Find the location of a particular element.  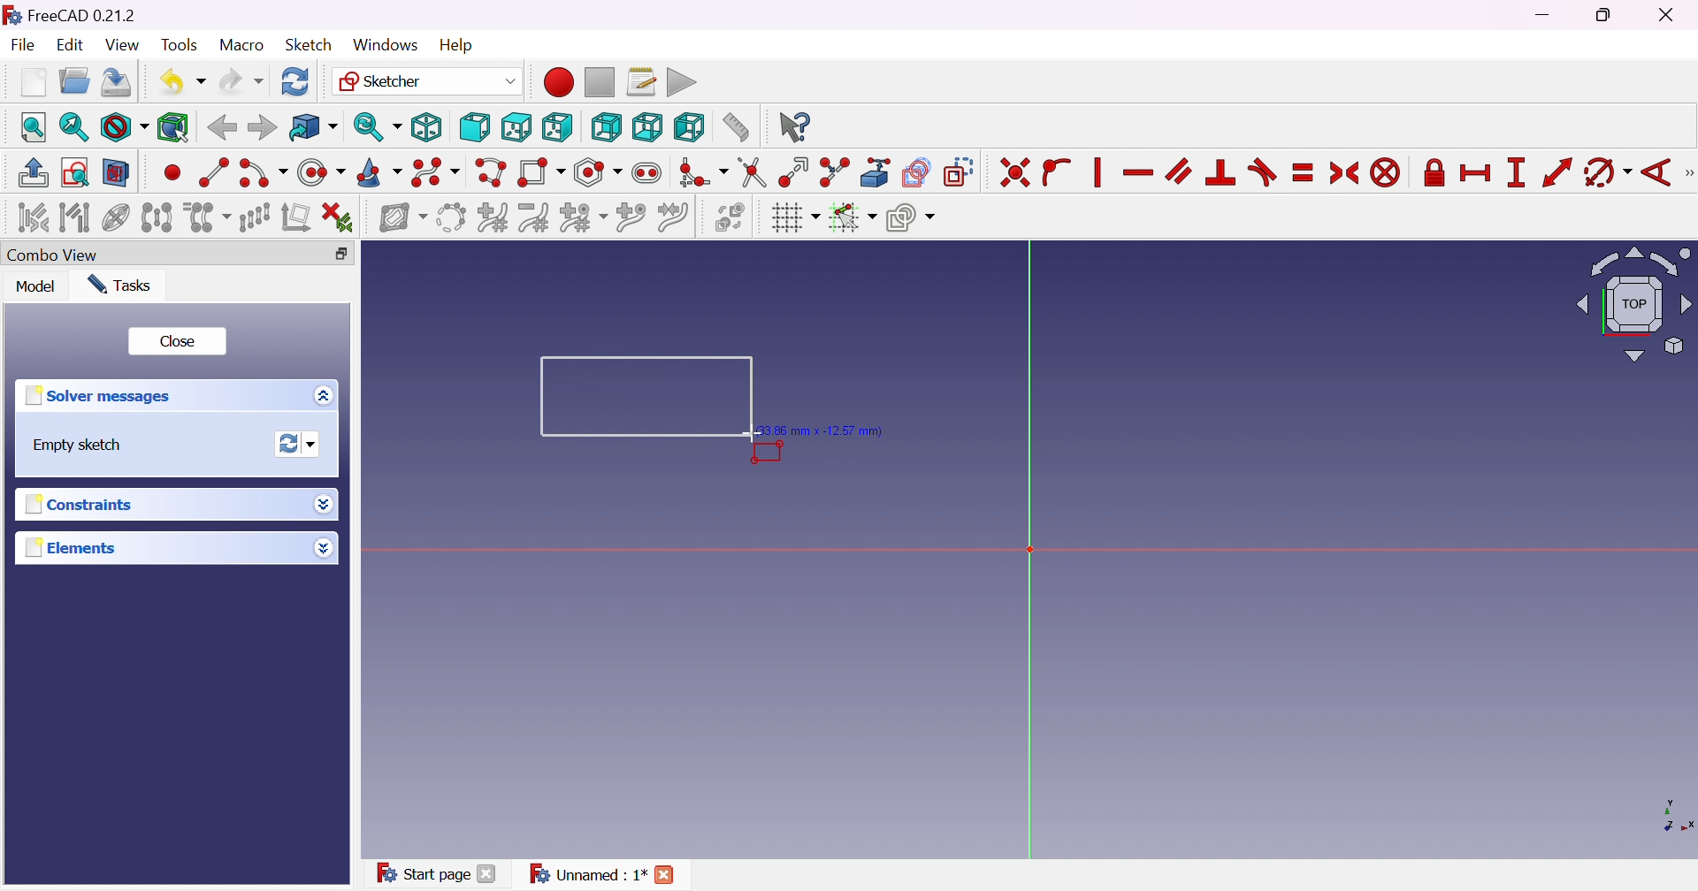

Close is located at coordinates (180, 339).